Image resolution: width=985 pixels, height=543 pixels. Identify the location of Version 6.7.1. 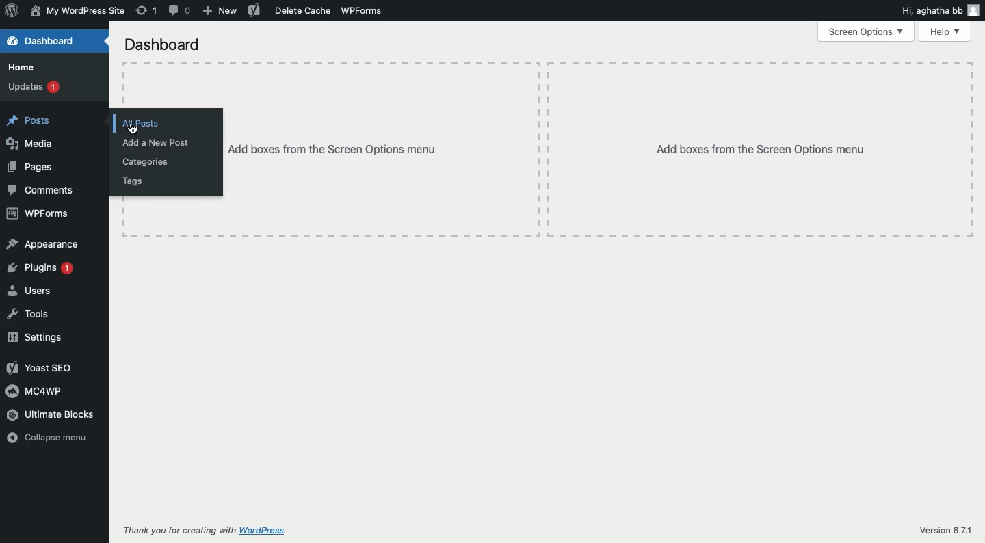
(945, 528).